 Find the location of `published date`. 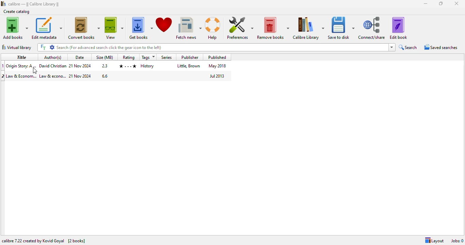

published date is located at coordinates (218, 76).